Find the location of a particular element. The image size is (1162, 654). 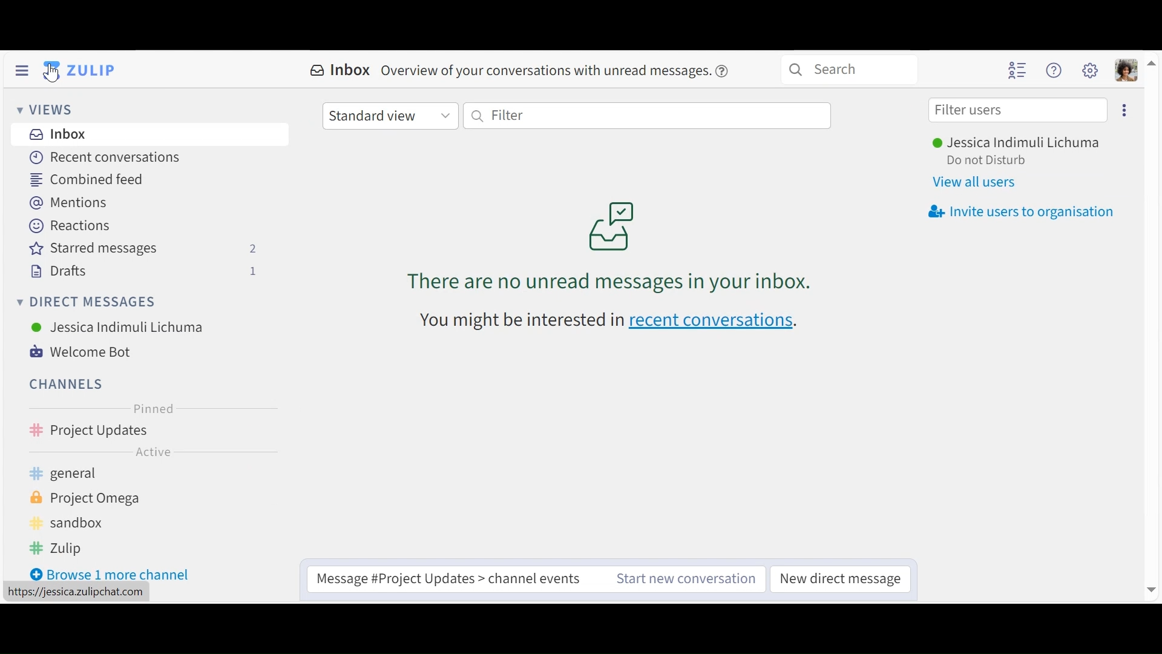

Show/Hide Side Pane is located at coordinates (21, 71).